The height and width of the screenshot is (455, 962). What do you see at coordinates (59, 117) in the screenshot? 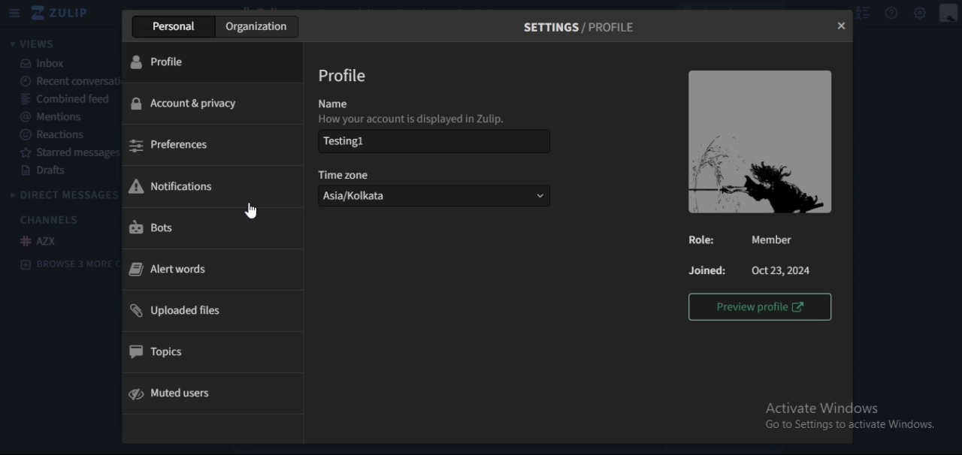
I see `mentions` at bounding box center [59, 117].